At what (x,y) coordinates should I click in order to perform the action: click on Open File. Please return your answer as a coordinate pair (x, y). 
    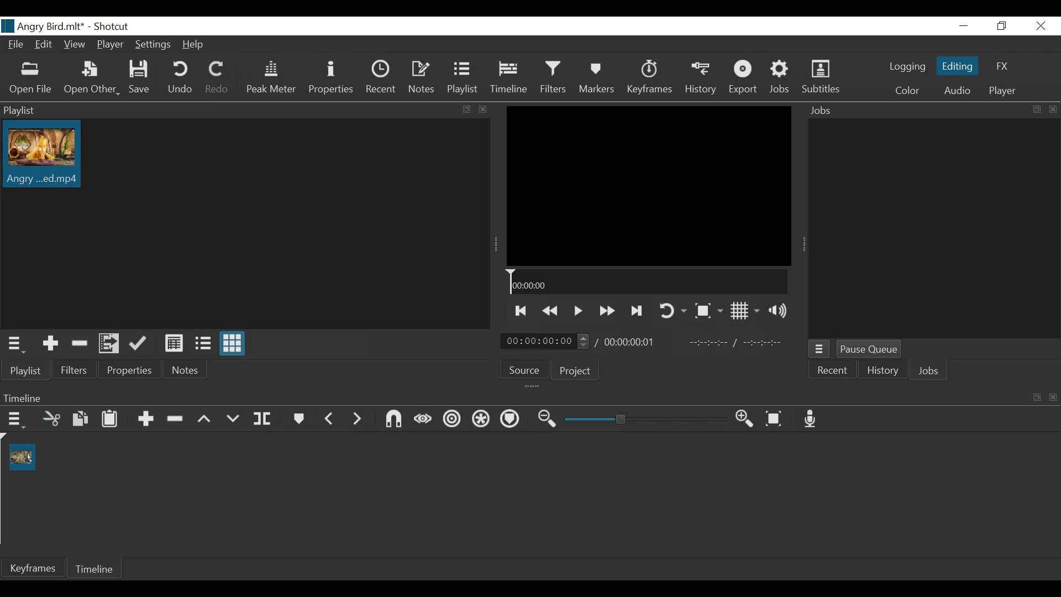
    Looking at the image, I should click on (31, 80).